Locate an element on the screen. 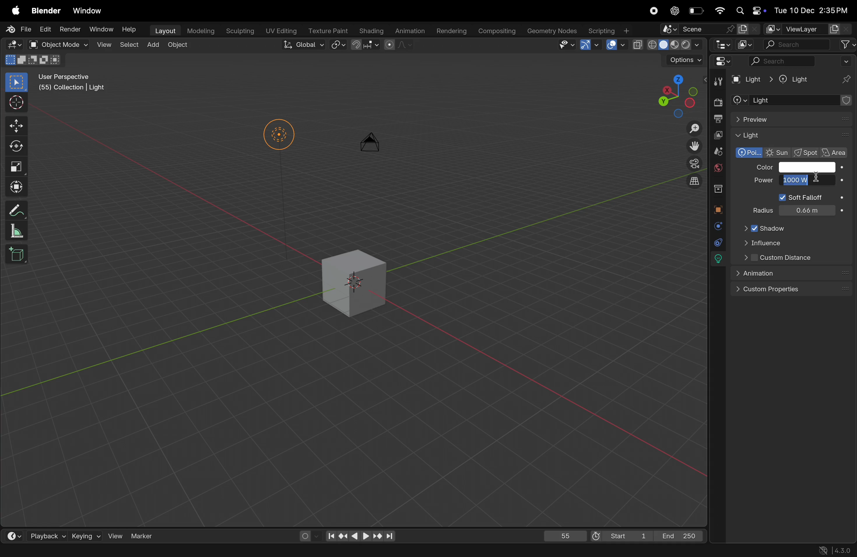 The image size is (857, 557). Color is located at coordinates (762, 168).